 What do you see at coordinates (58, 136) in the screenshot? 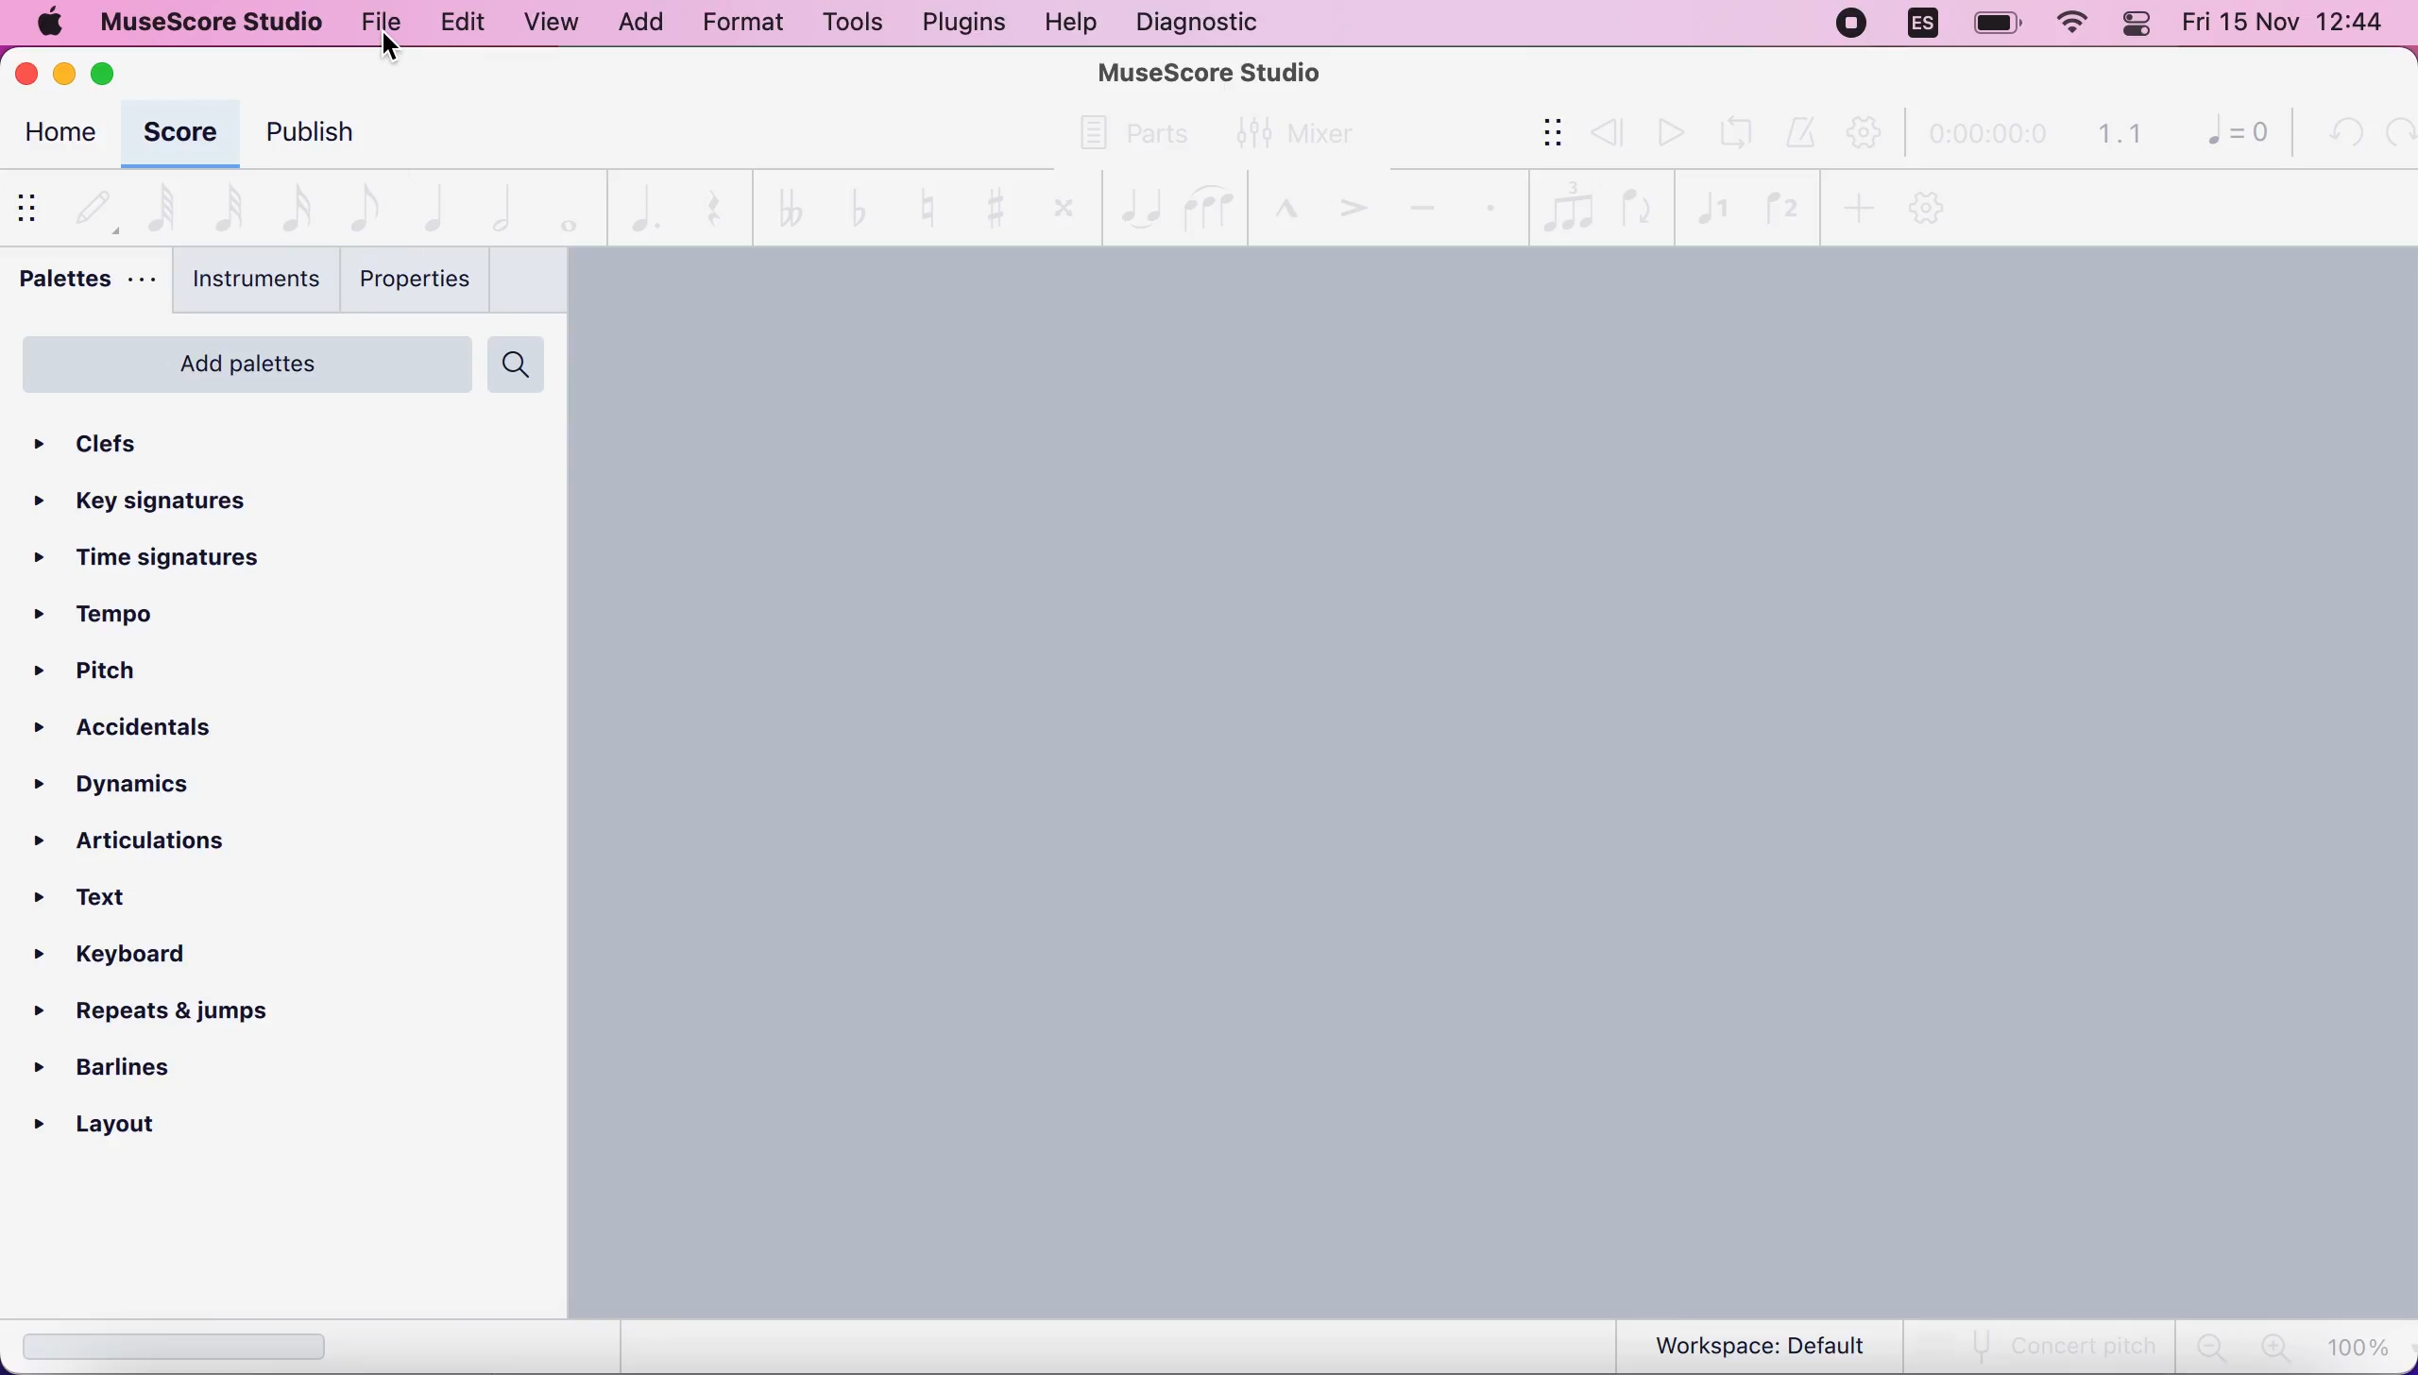
I see `home` at bounding box center [58, 136].